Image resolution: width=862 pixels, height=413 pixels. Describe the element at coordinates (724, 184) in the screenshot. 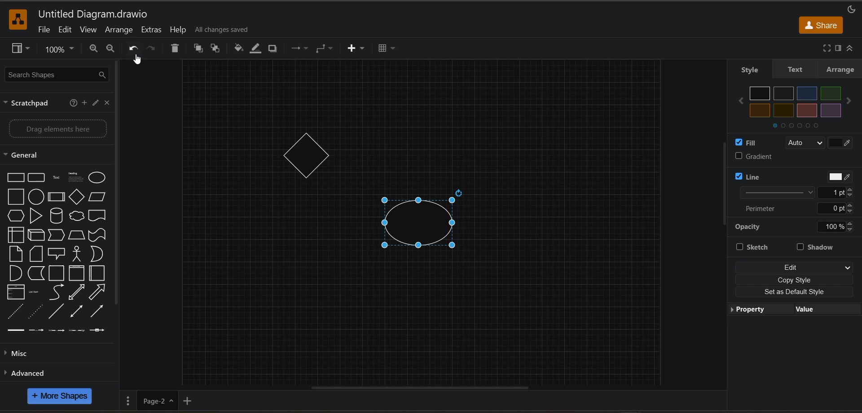

I see `vertical scroll bar` at that location.